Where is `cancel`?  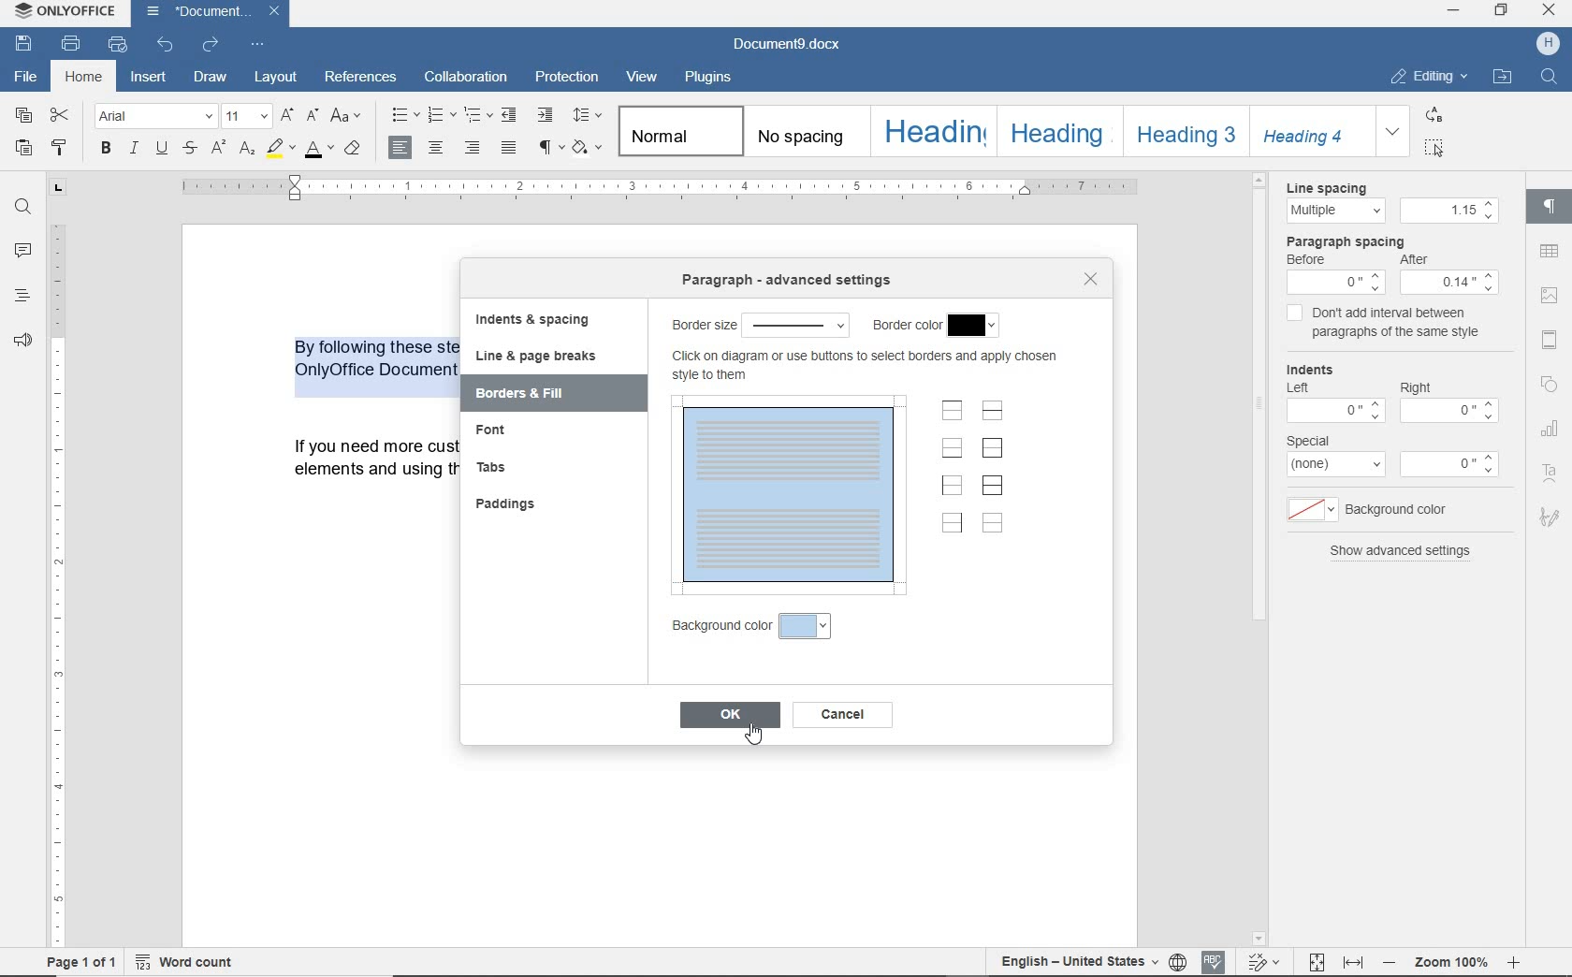
cancel is located at coordinates (843, 714).